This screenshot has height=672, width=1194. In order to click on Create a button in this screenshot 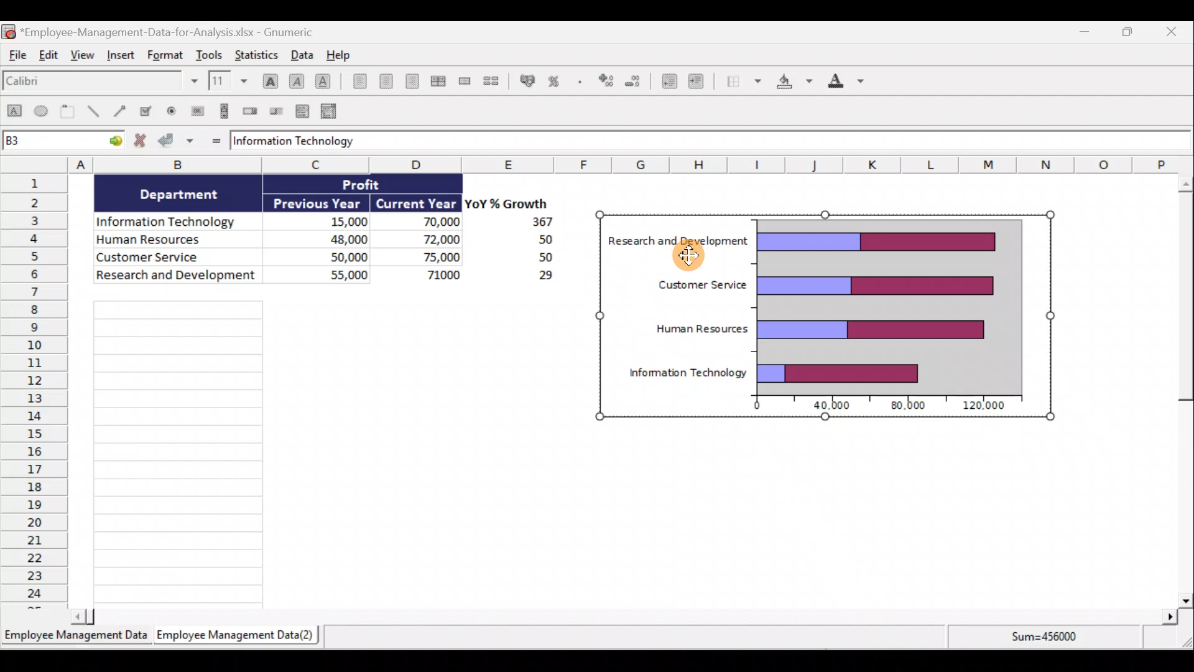, I will do `click(197, 110)`.